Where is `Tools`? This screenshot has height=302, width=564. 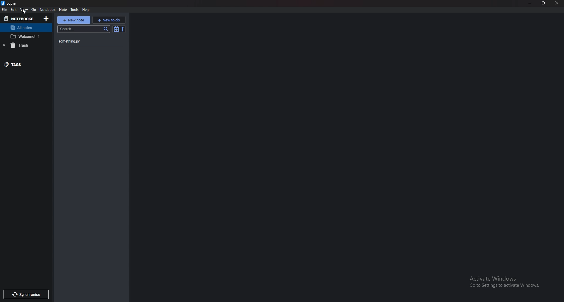
Tools is located at coordinates (75, 10).